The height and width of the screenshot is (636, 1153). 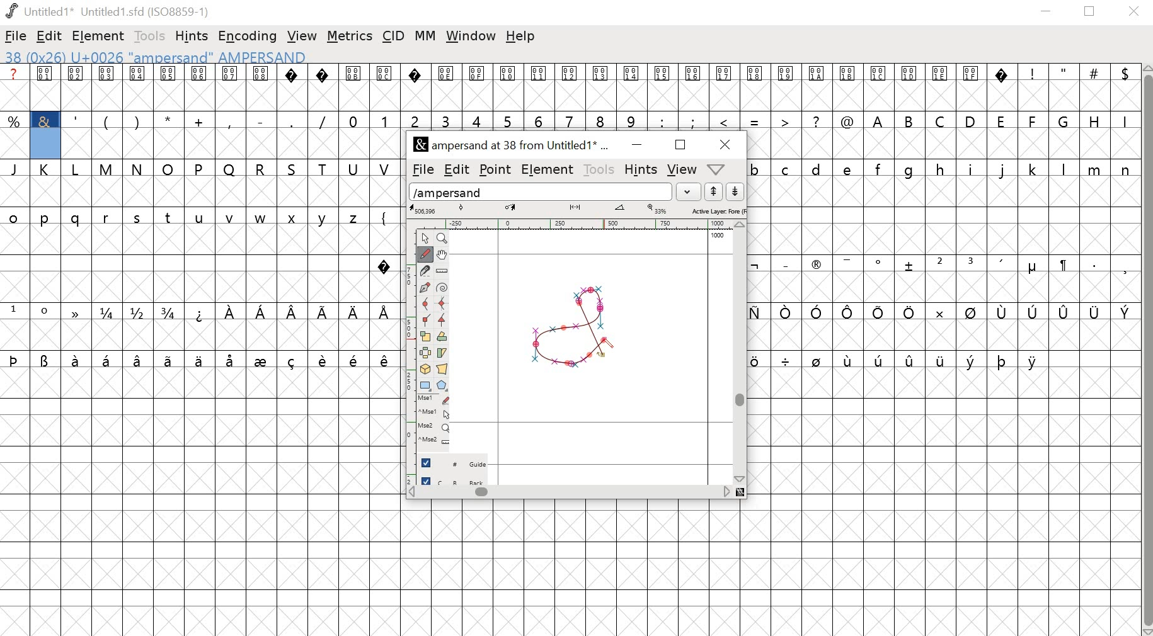 What do you see at coordinates (385, 86) in the screenshot?
I see `000C` at bounding box center [385, 86].